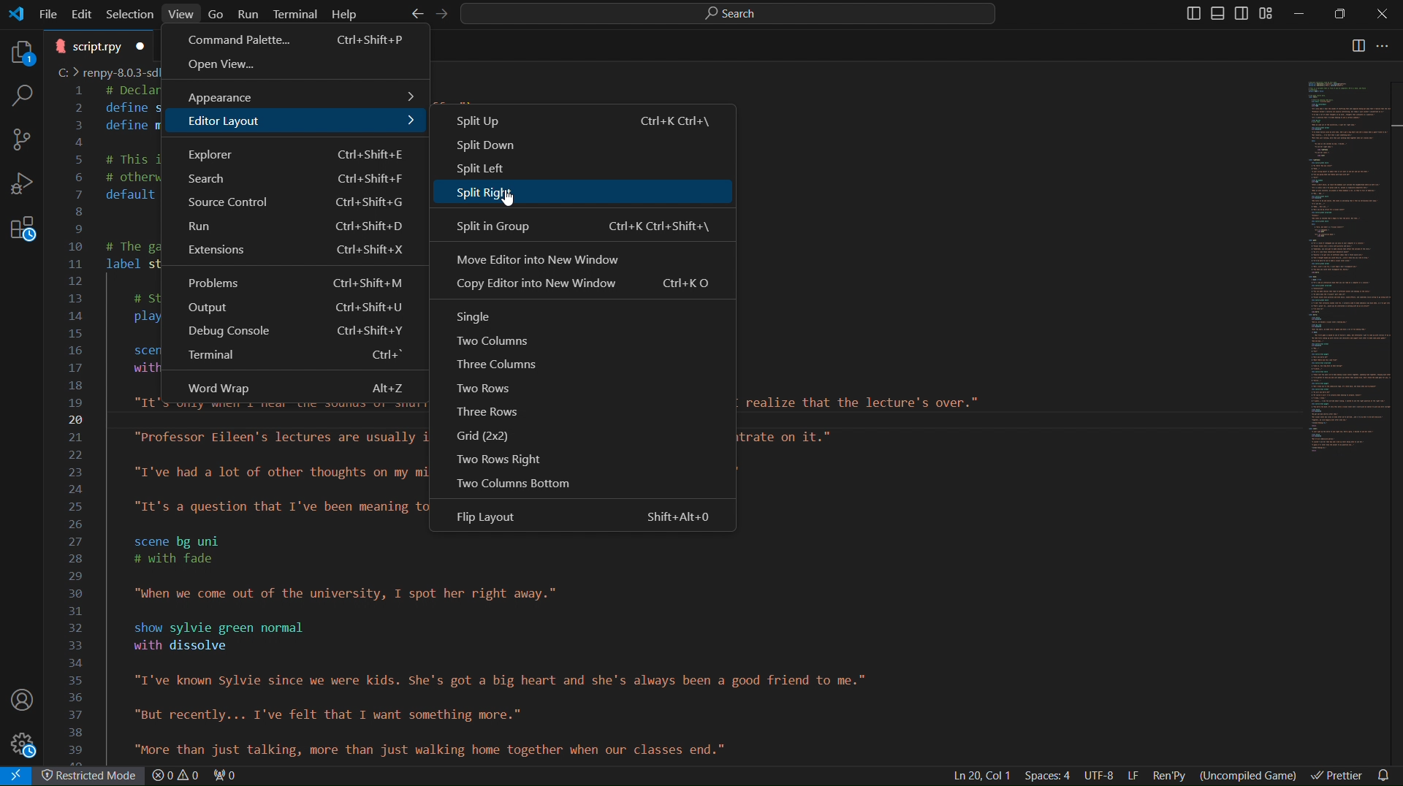  Describe the element at coordinates (725, 13) in the screenshot. I see `Search bar` at that location.